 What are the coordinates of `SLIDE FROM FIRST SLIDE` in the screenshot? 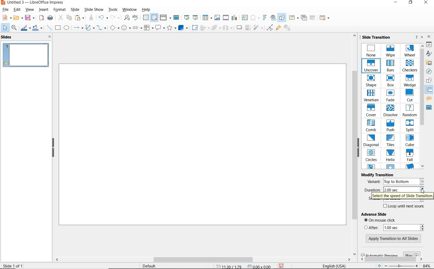 It's located at (187, 18).